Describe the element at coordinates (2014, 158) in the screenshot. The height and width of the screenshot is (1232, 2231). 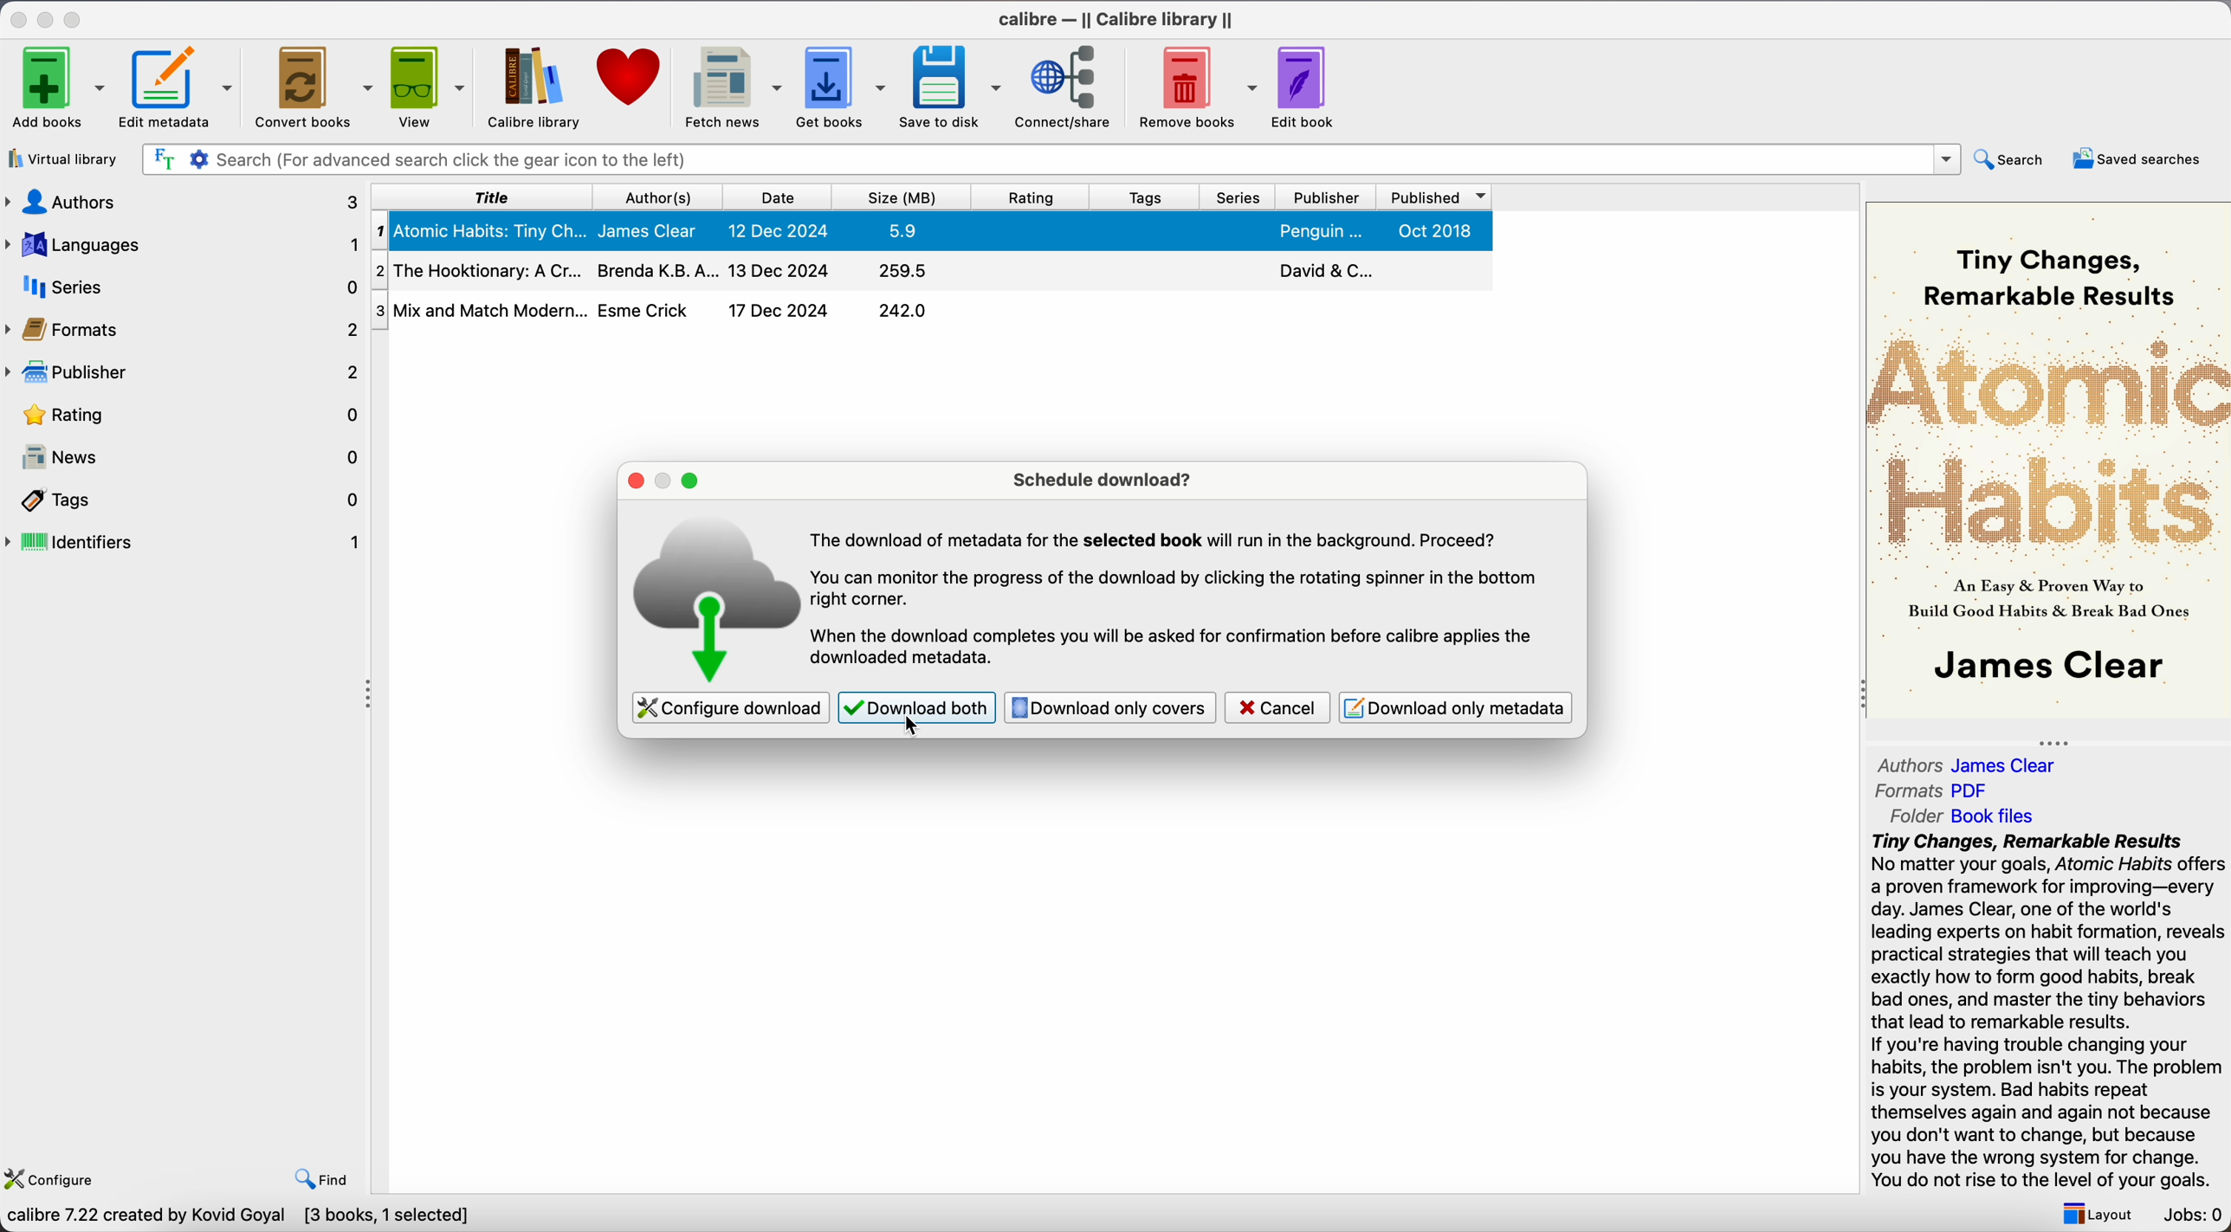
I see `search` at that location.